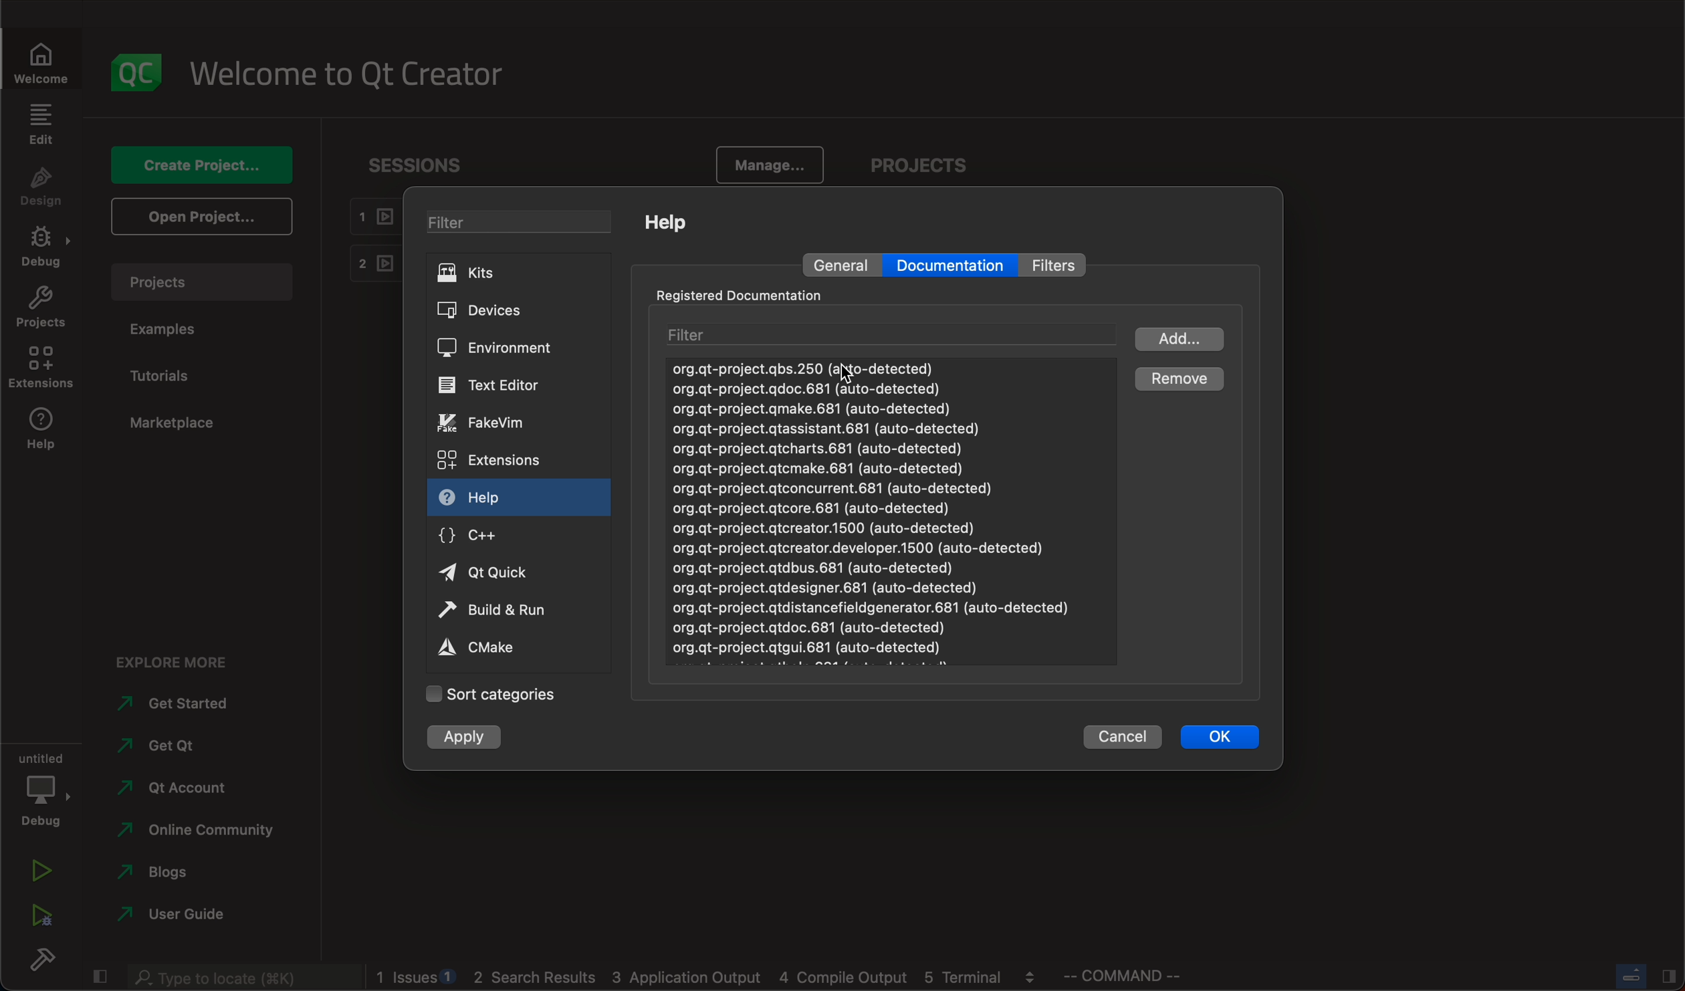 This screenshot has width=1685, height=991. I want to click on general, so click(838, 267).